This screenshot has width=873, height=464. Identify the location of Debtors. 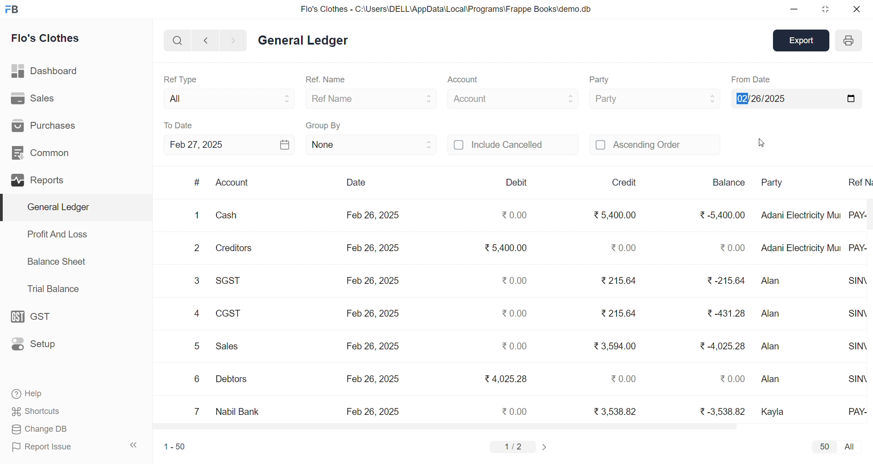
(236, 378).